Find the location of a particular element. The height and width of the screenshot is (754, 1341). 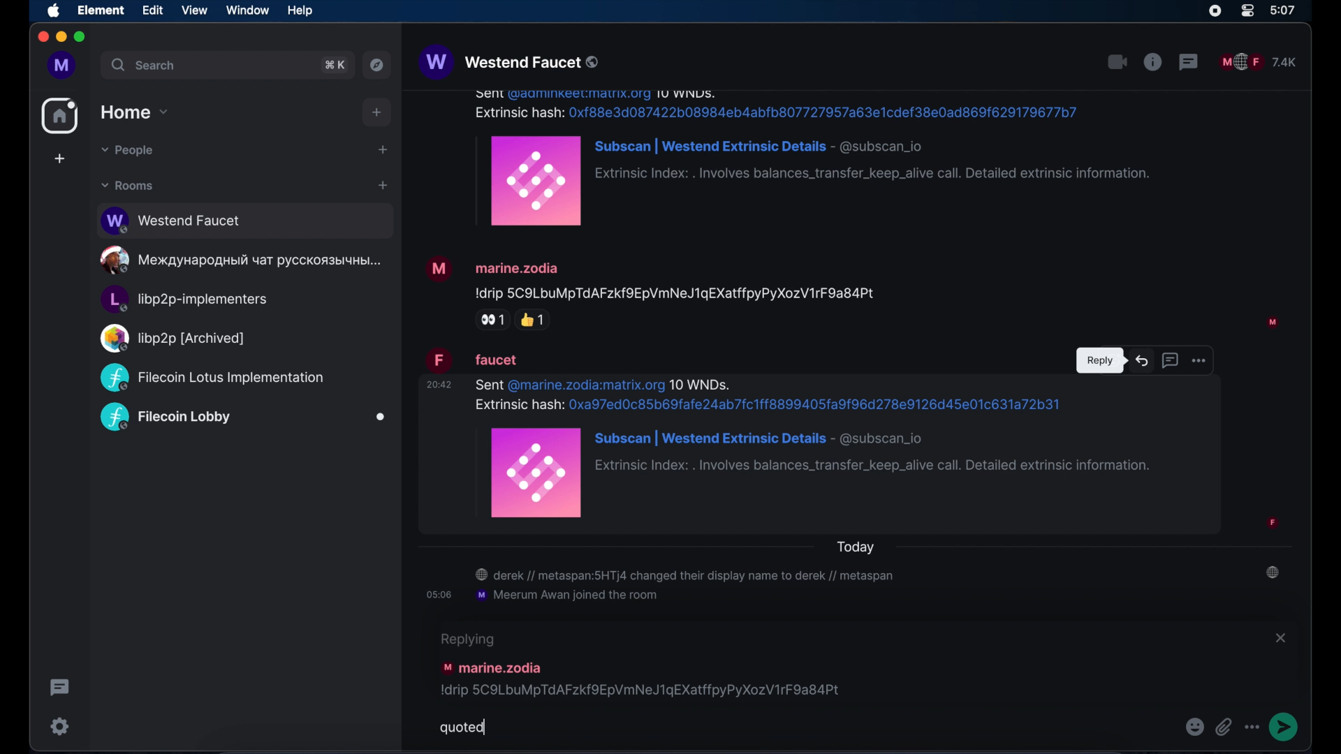

search is located at coordinates (142, 65).